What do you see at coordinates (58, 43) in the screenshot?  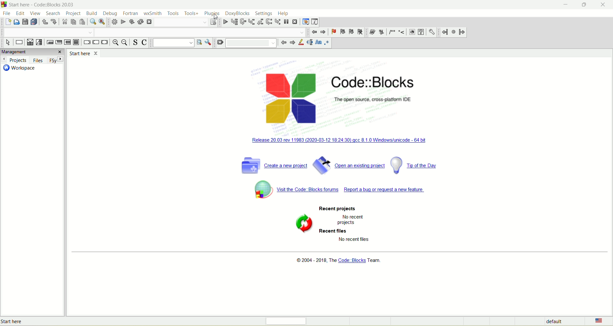 I see `exit condition loop` at bounding box center [58, 43].